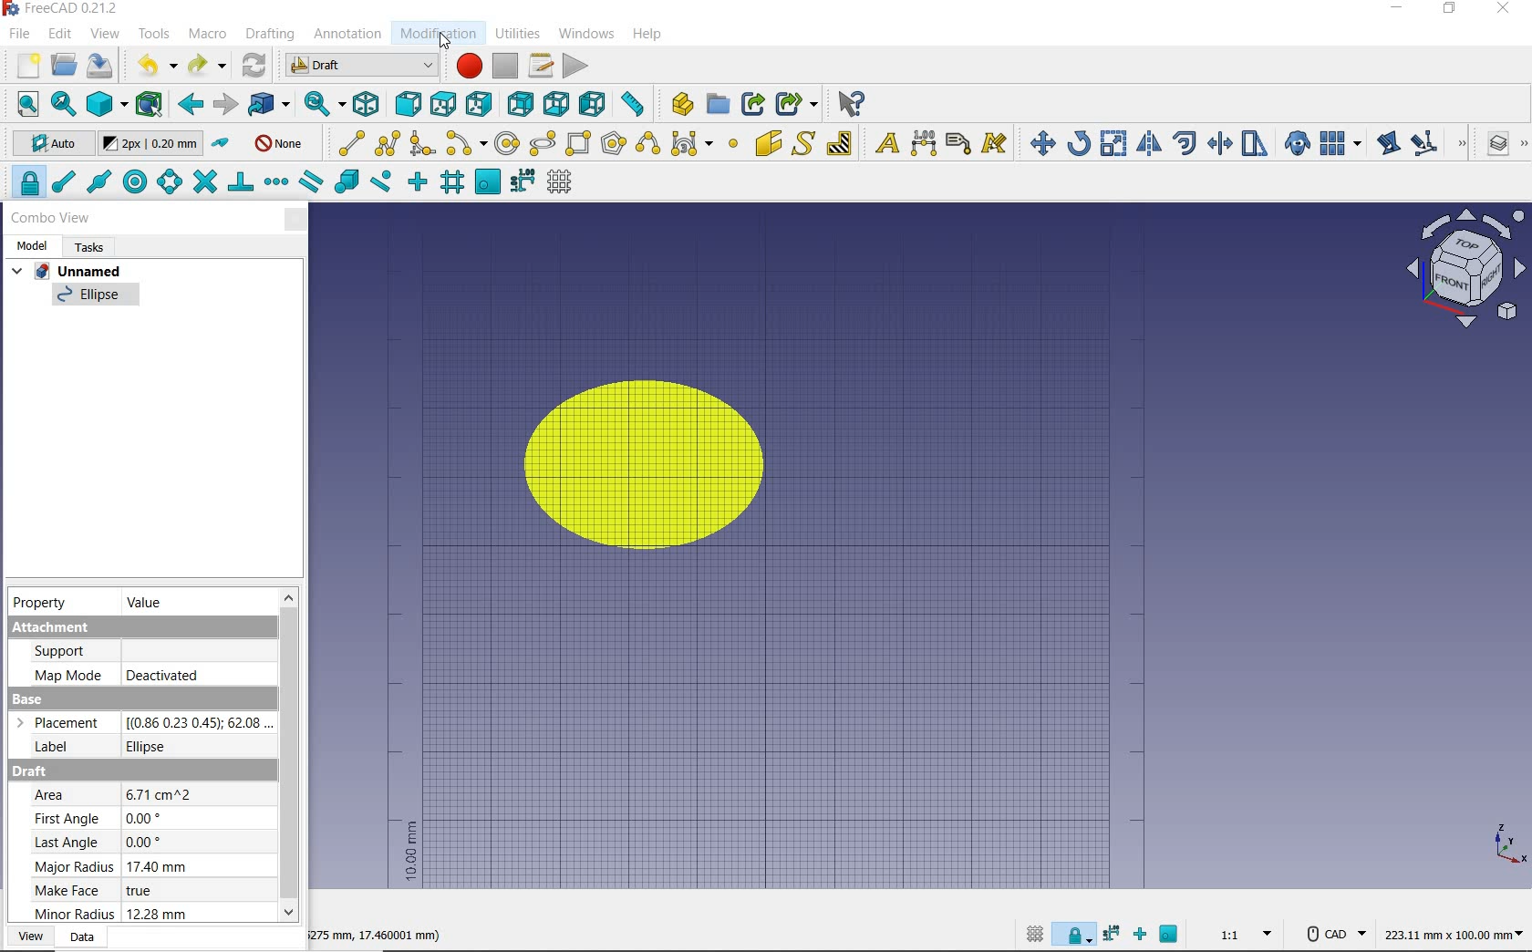 This screenshot has height=952, width=1532. Describe the element at coordinates (1509, 845) in the screenshot. I see `xyz points` at that location.